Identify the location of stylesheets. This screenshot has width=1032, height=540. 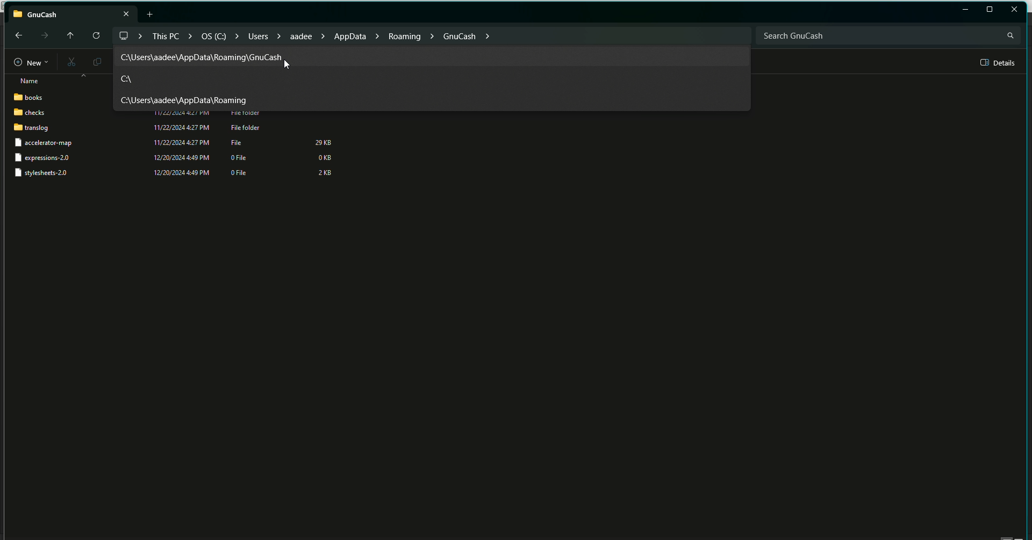
(46, 174).